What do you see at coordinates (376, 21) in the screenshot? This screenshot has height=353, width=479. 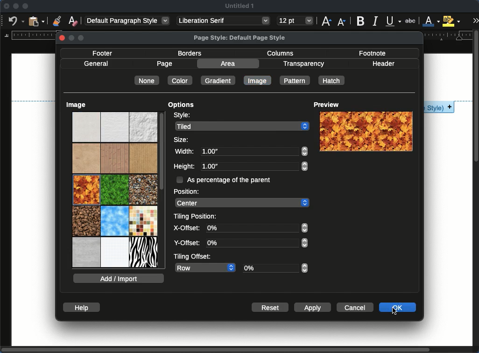 I see `italics` at bounding box center [376, 21].